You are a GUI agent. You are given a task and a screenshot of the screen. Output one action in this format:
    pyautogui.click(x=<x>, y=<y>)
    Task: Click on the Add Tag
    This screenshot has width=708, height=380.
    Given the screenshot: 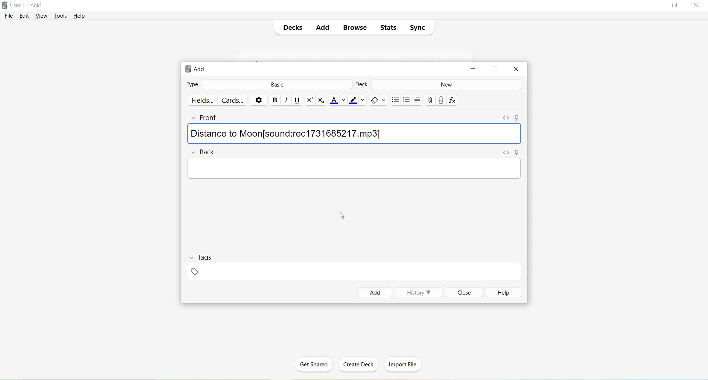 What is the action you would take?
    pyautogui.click(x=196, y=272)
    